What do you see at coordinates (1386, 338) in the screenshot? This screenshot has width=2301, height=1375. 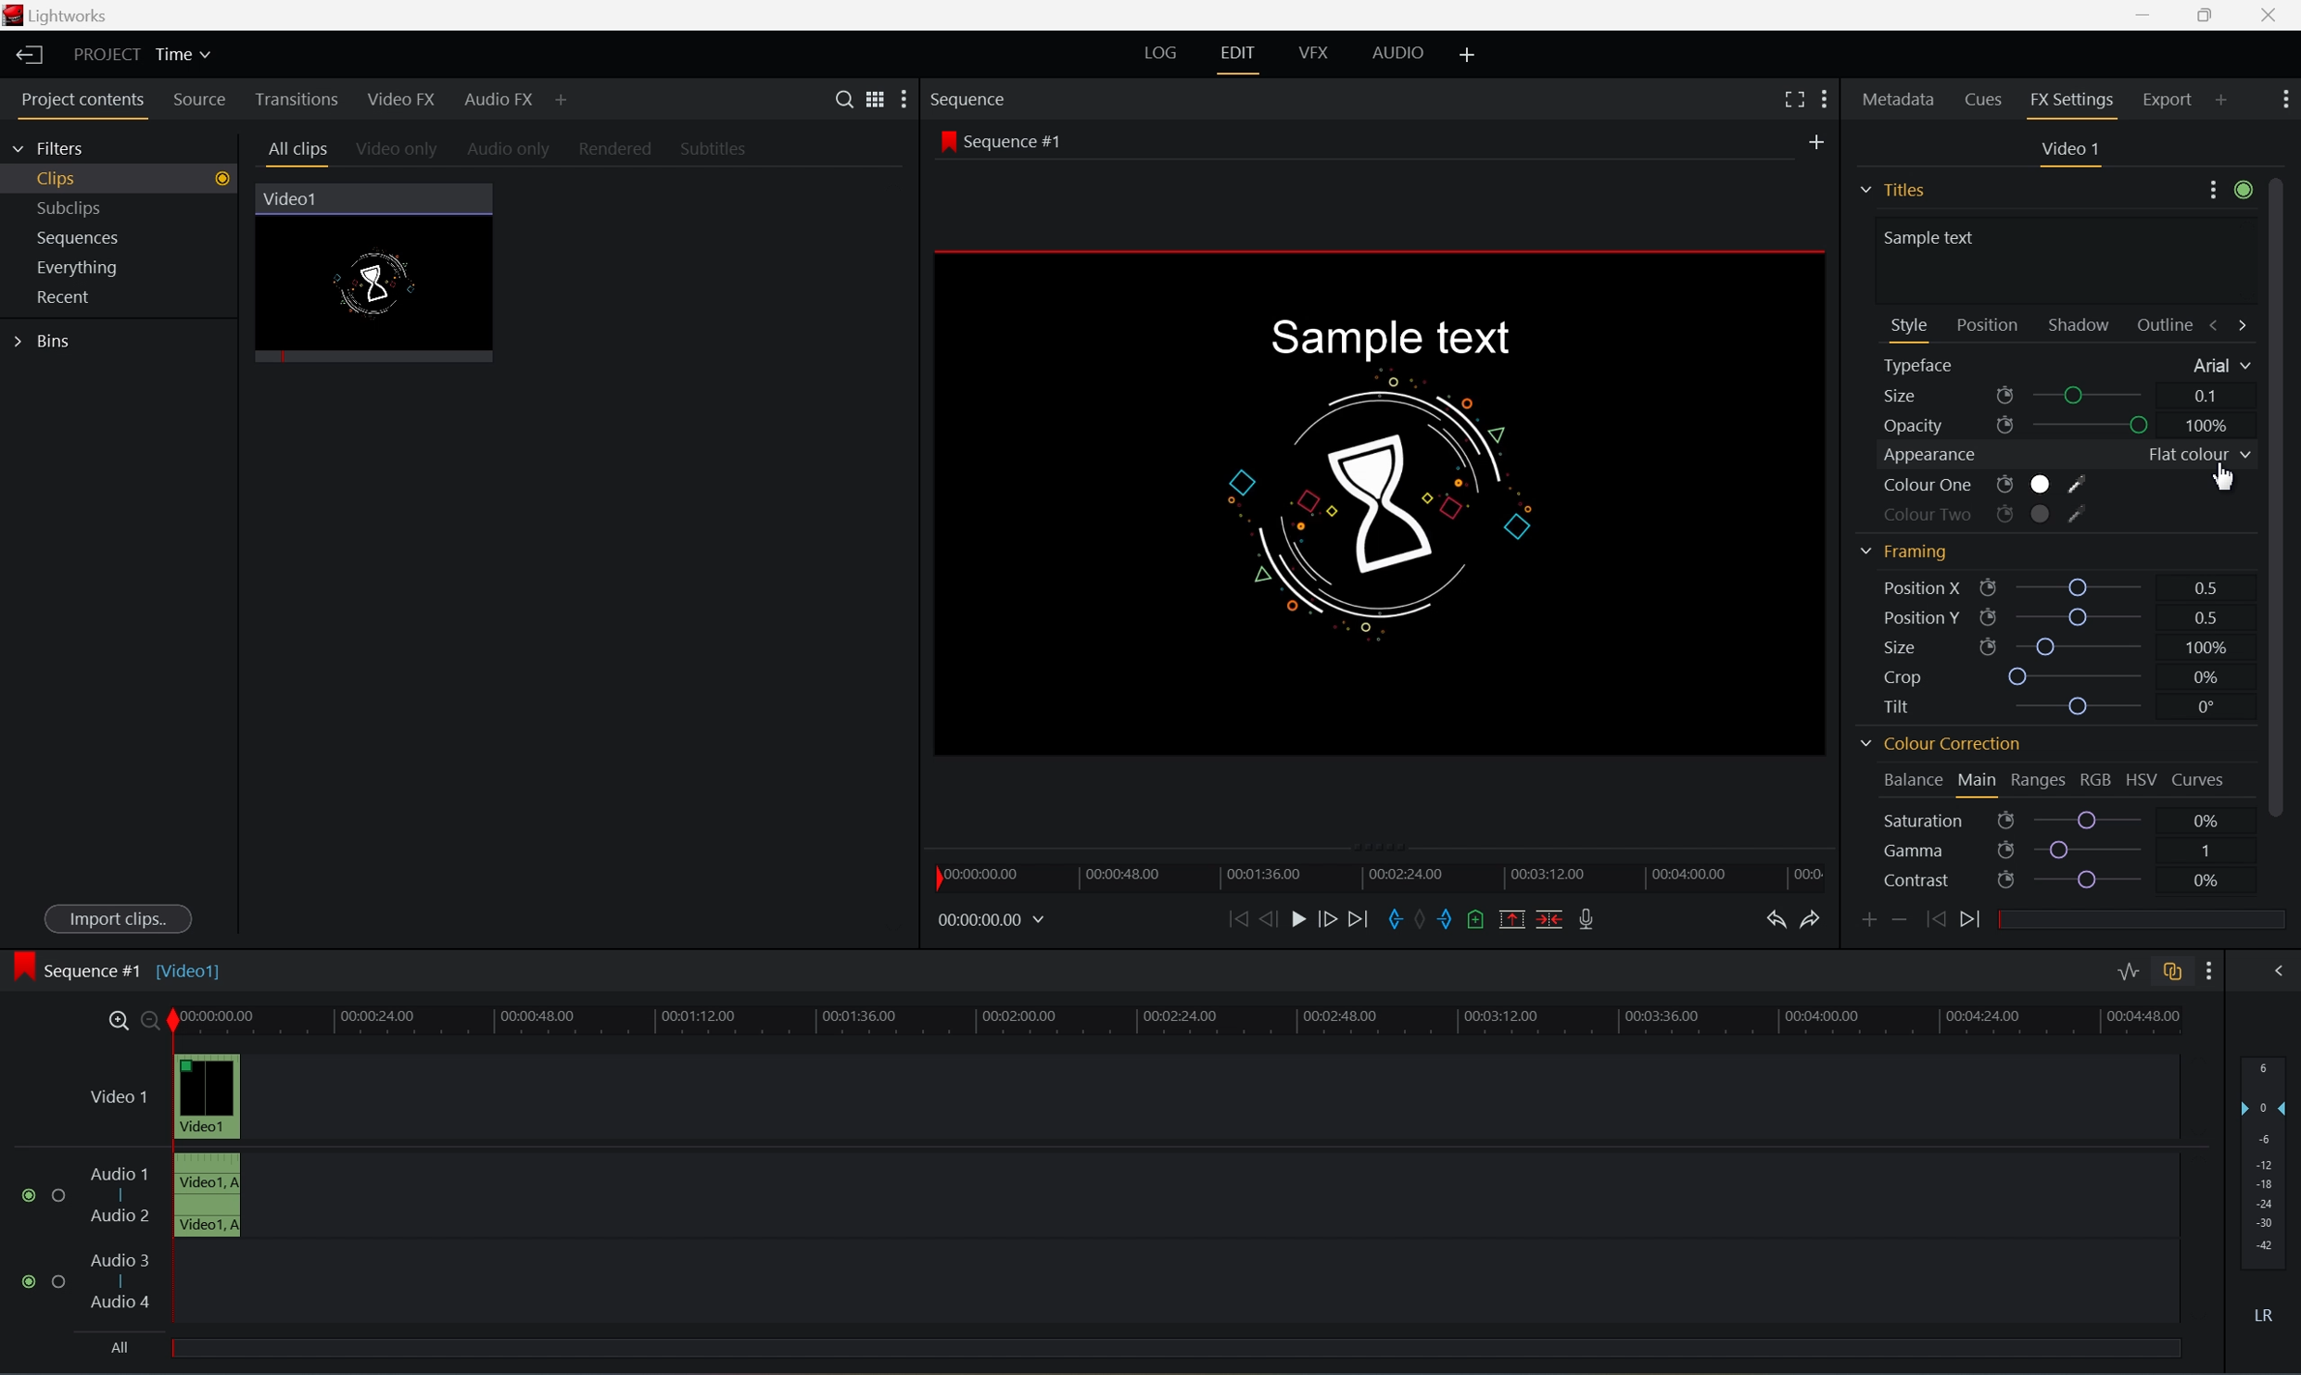 I see `Sample text` at bounding box center [1386, 338].